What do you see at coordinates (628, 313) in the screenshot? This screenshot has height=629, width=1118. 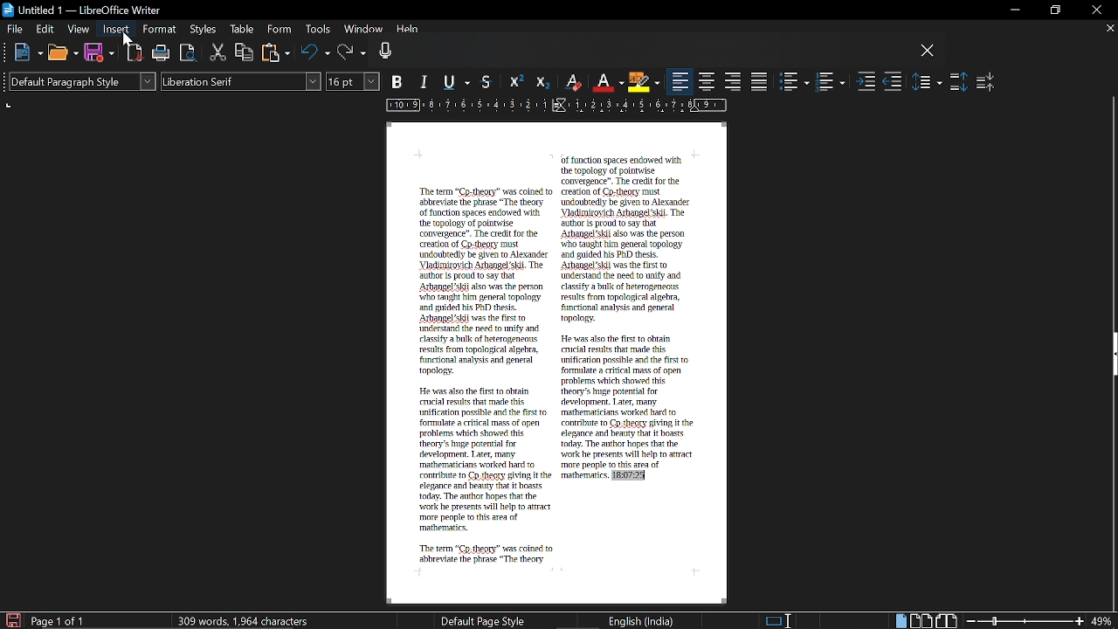 I see `of function spaces endowed with the topology of pointwise convergence". The credit for the creation of Cp theory must undoubtedly be given to Alexander Vladimirovich Arbangel'skil. The author is proud to say that Arbangel'skii also was the person who taught him general topology and guided his PhD thesis. Arbangel'skil was the first to understand the need to unify and classify a bulk of herogeneous results from topological algebra, functional analysis and general topology.  He was also the first to obtain crucial results that made this unification possible and the first to formulate a critical mass of open problems which showed this theory's huge potential for development. Later, many mathematicians worked hard to contribute to Co theory giving it the elegance and beauty that it boasts today. The author hopes that the work he presents will help to attract more people to this area of ` at bounding box center [628, 313].